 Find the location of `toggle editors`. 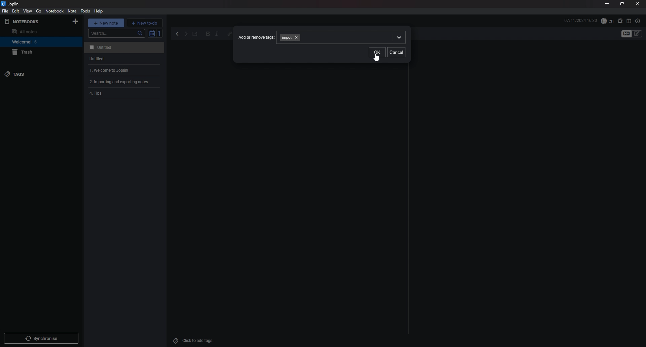

toggle editors is located at coordinates (637, 34).